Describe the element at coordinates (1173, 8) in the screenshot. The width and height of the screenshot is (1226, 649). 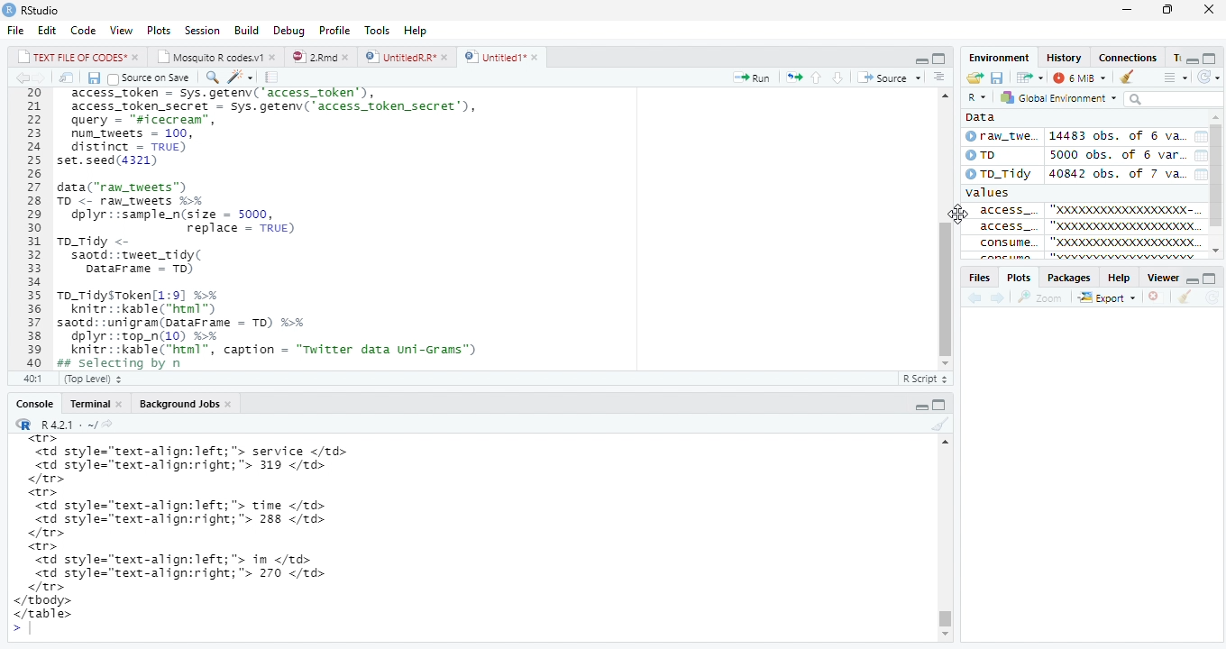
I see `maximize` at that location.